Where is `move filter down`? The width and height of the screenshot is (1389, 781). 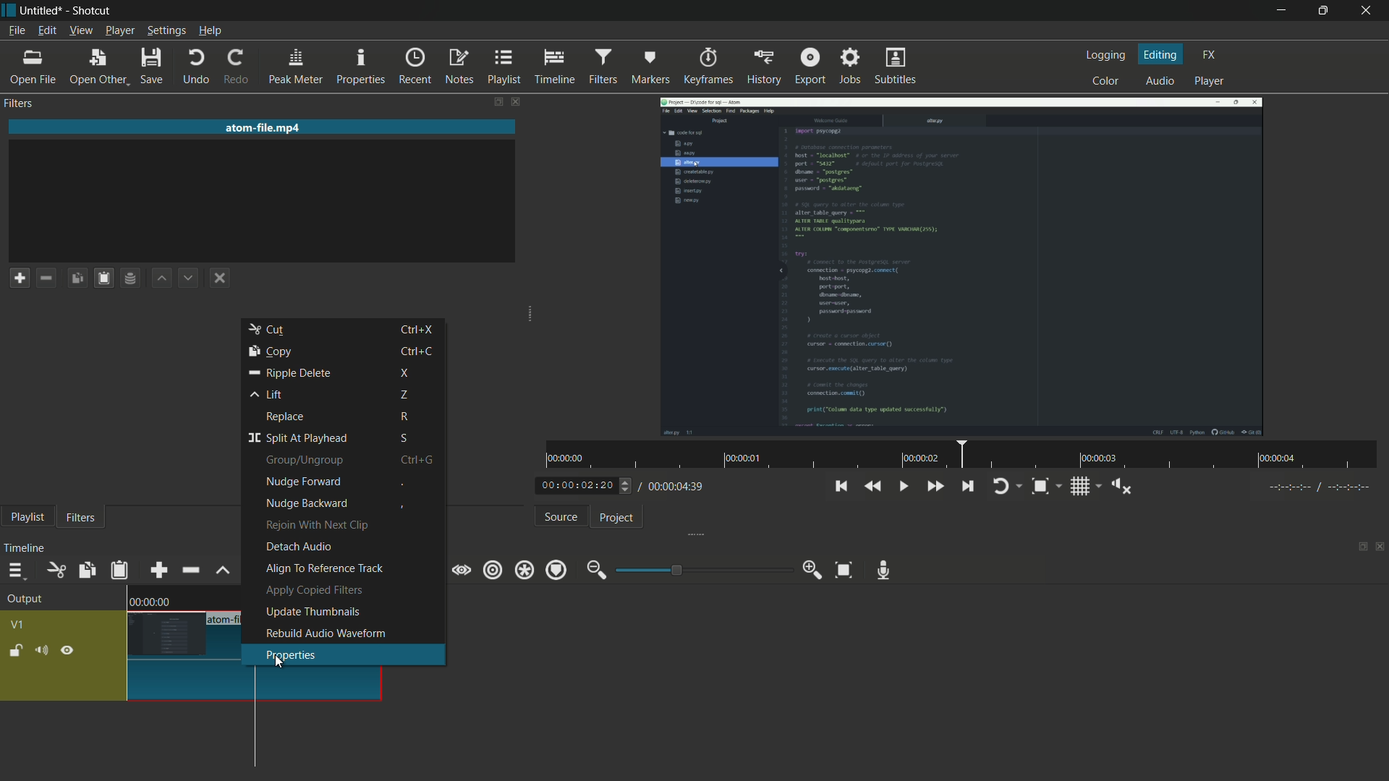 move filter down is located at coordinates (189, 278).